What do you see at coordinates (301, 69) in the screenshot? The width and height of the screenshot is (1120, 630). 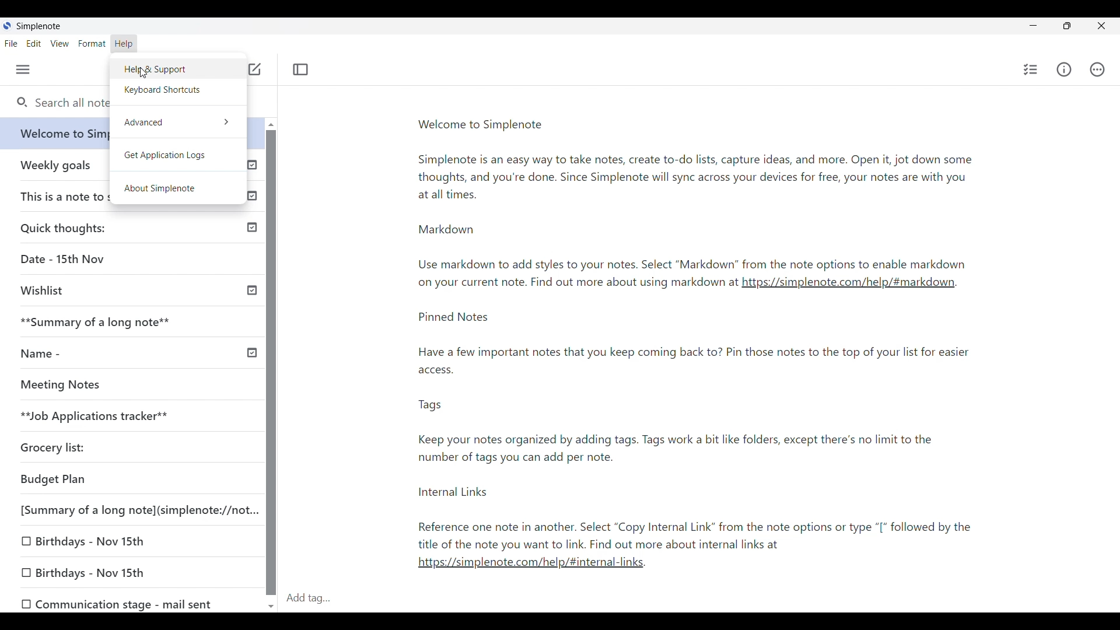 I see `Toggle focus mode` at bounding box center [301, 69].